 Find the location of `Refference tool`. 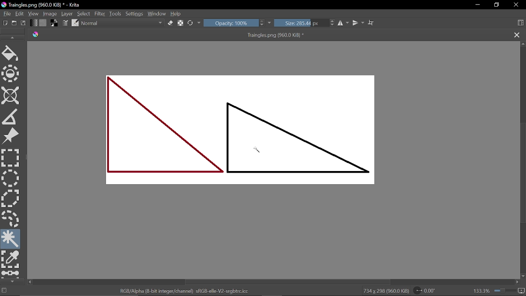

Refference tool is located at coordinates (11, 137).